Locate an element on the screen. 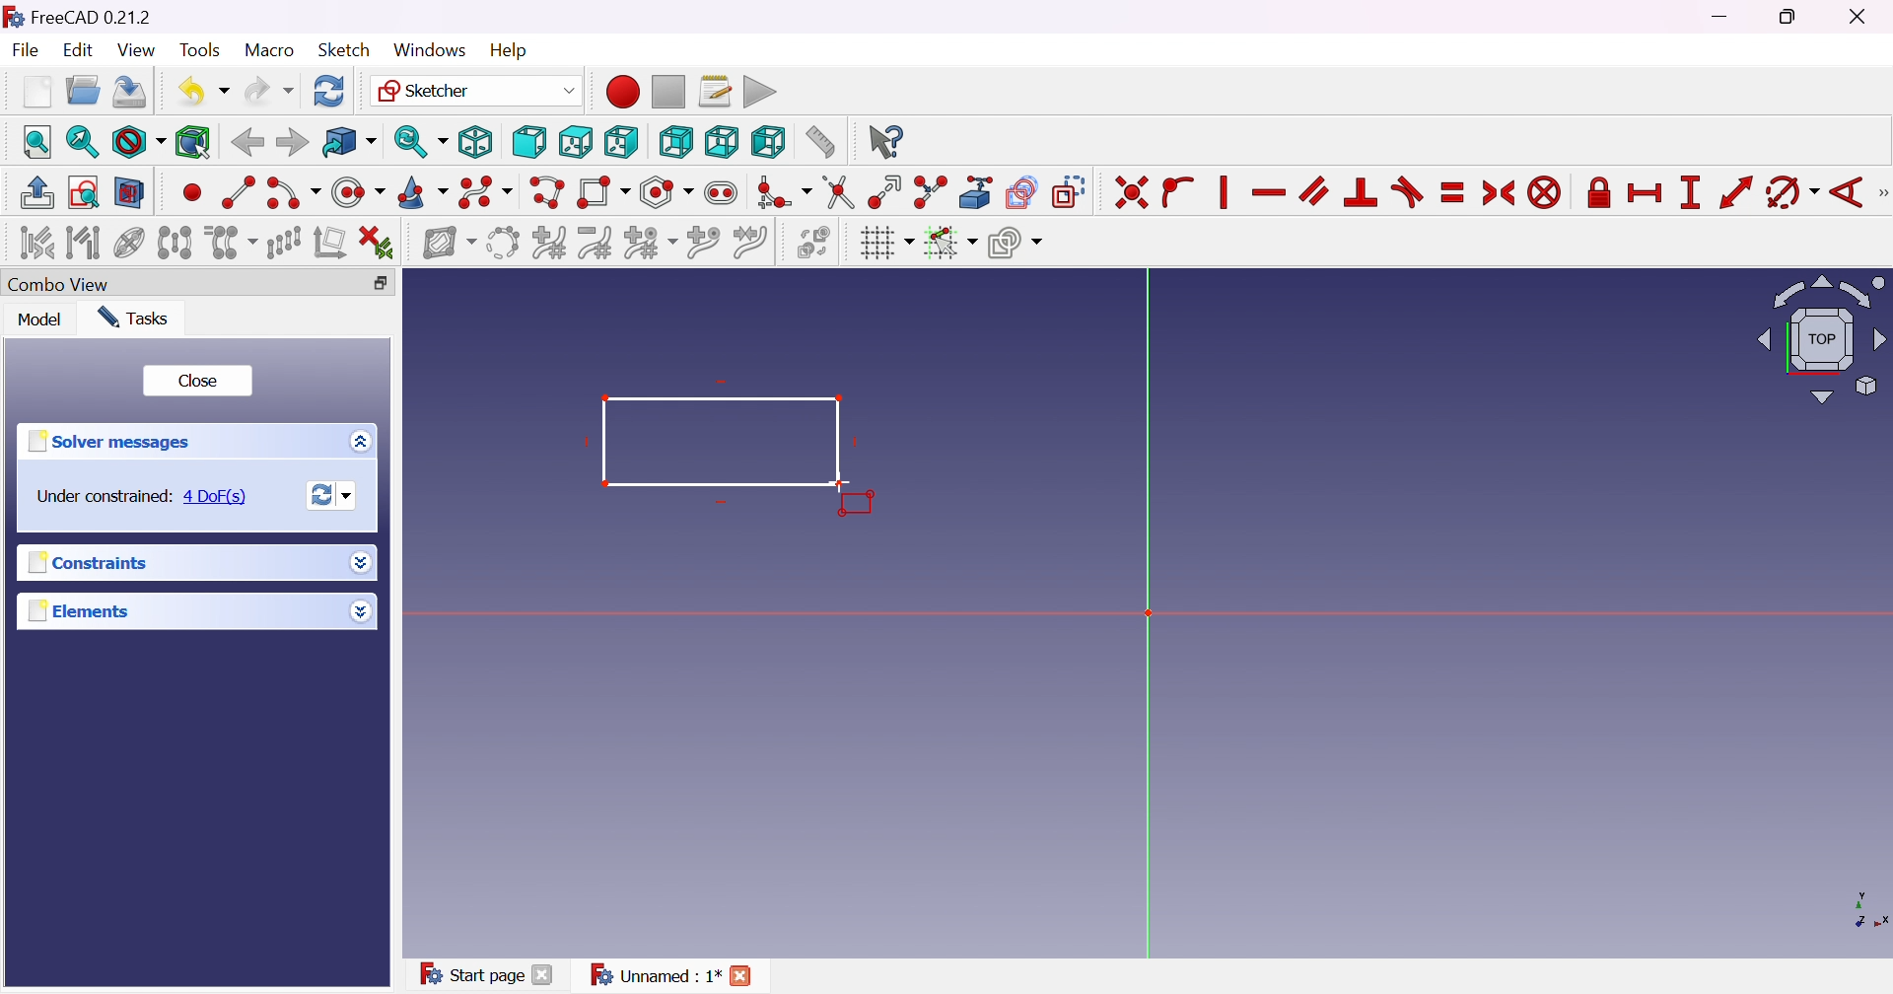 This screenshot has height=994, width=1893. Stop macro recording... is located at coordinates (670, 91).